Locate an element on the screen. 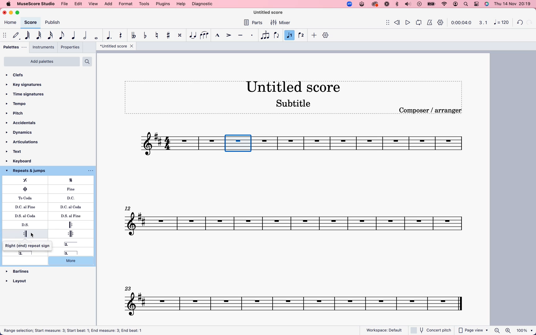 The height and width of the screenshot is (335, 536). score is located at coordinates (370, 145).